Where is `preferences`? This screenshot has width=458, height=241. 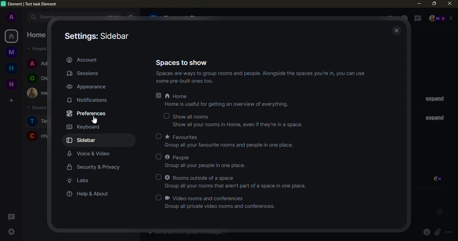 preferences is located at coordinates (88, 113).